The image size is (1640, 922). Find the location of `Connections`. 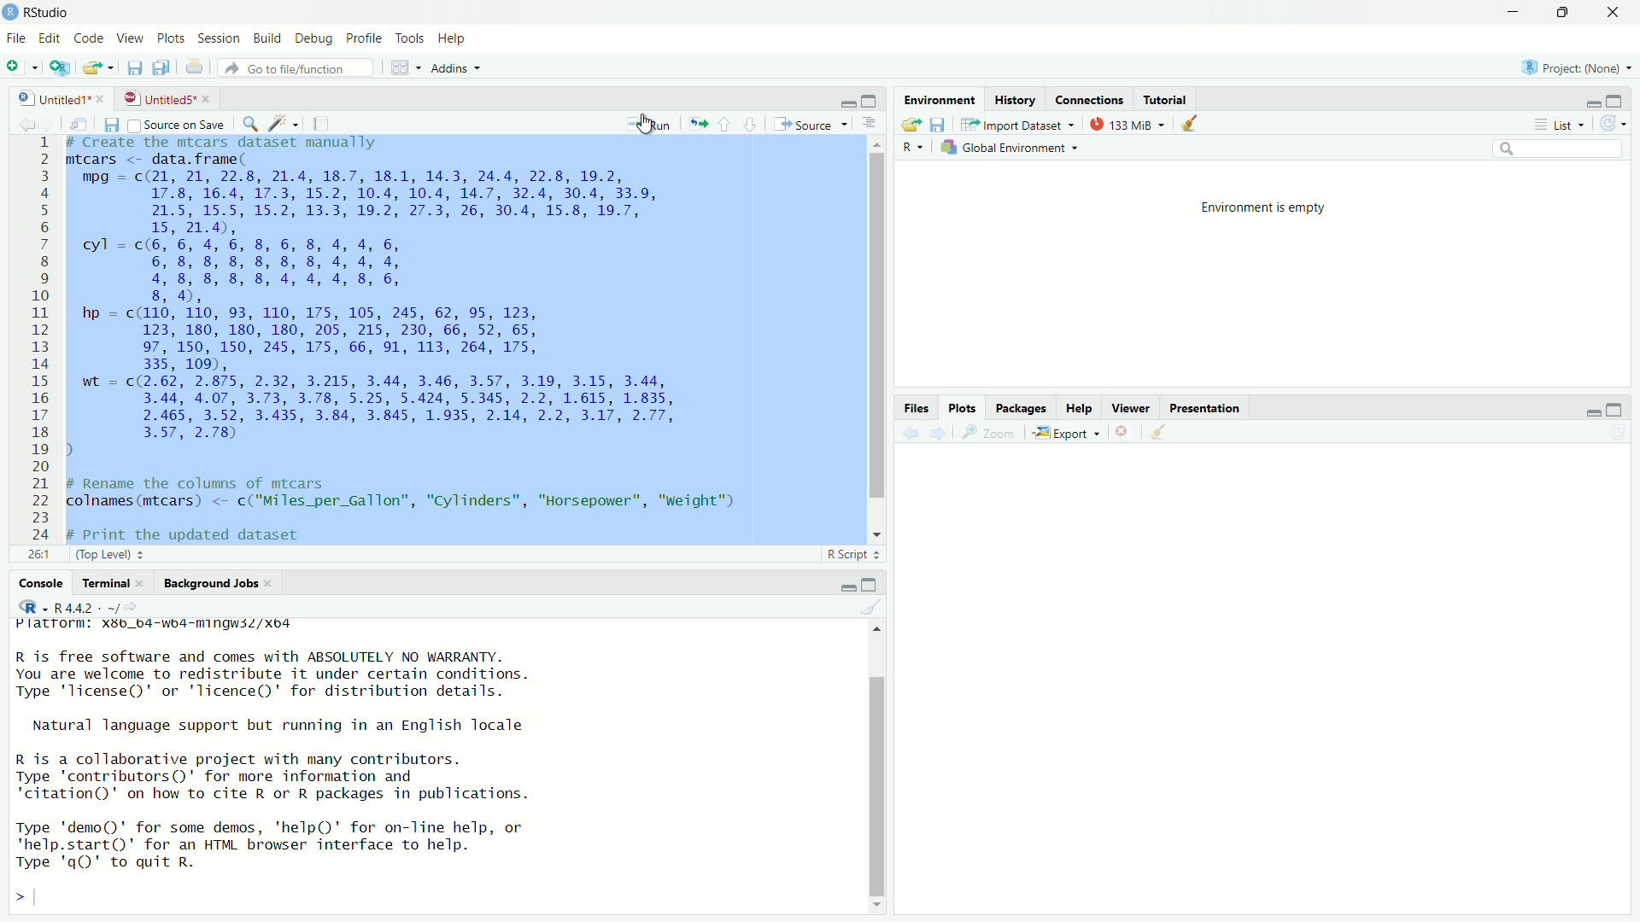

Connections is located at coordinates (1089, 100).